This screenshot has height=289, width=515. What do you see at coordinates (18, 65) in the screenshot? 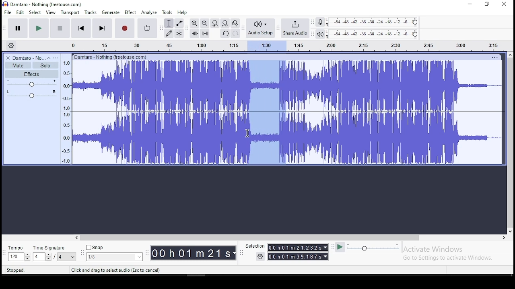
I see `mute` at bounding box center [18, 65].